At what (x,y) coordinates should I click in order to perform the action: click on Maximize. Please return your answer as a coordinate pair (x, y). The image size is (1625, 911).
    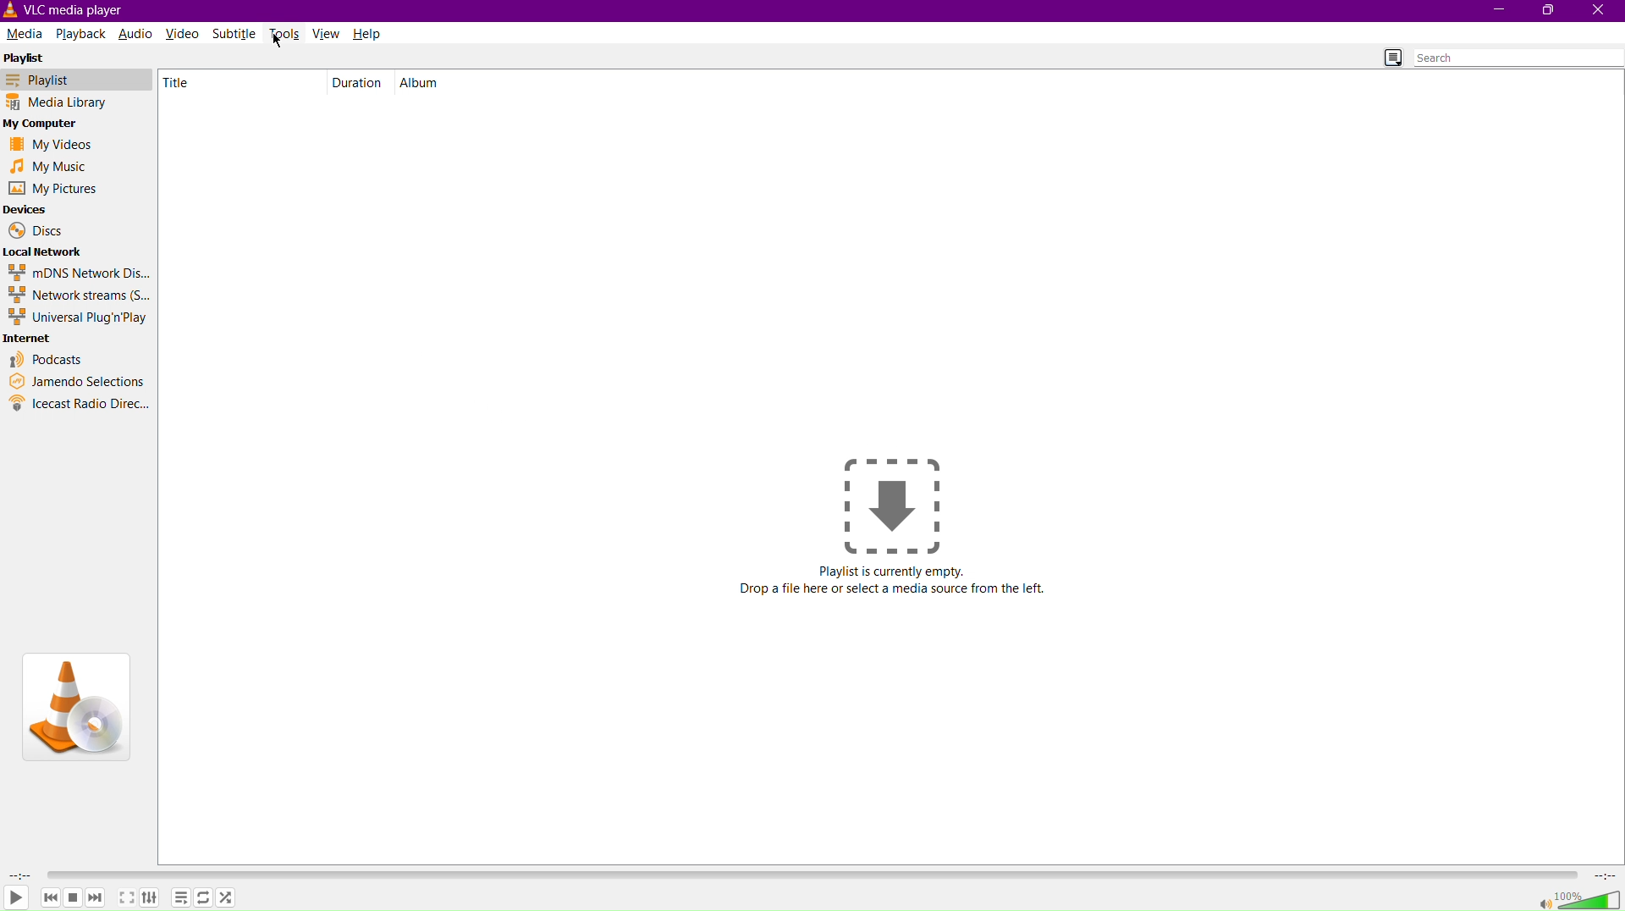
    Looking at the image, I should click on (1548, 10).